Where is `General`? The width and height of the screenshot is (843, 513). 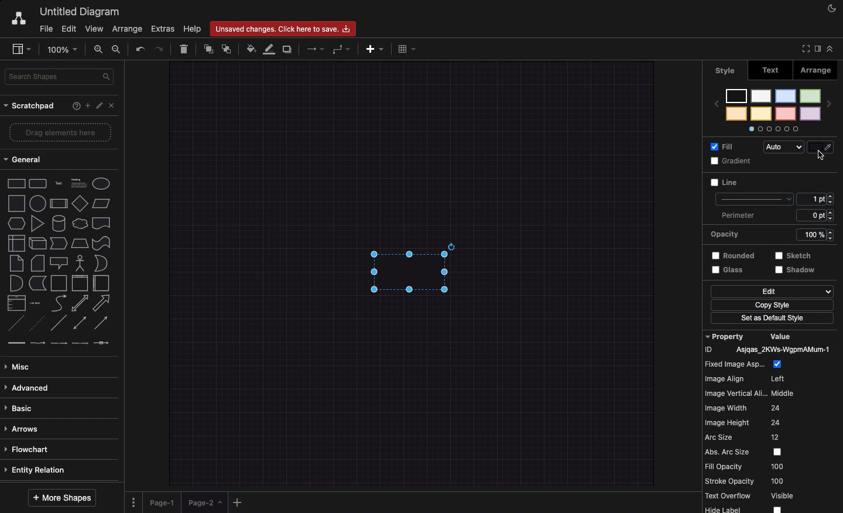 General is located at coordinates (24, 161).